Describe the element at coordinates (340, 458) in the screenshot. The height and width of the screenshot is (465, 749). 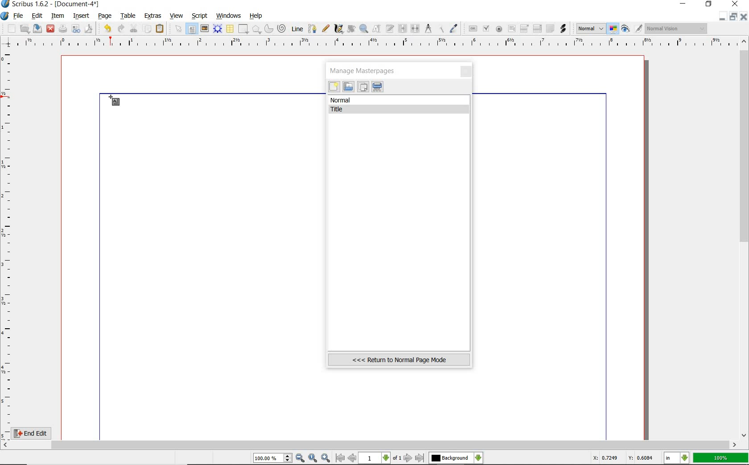
I see `go to first page` at that location.